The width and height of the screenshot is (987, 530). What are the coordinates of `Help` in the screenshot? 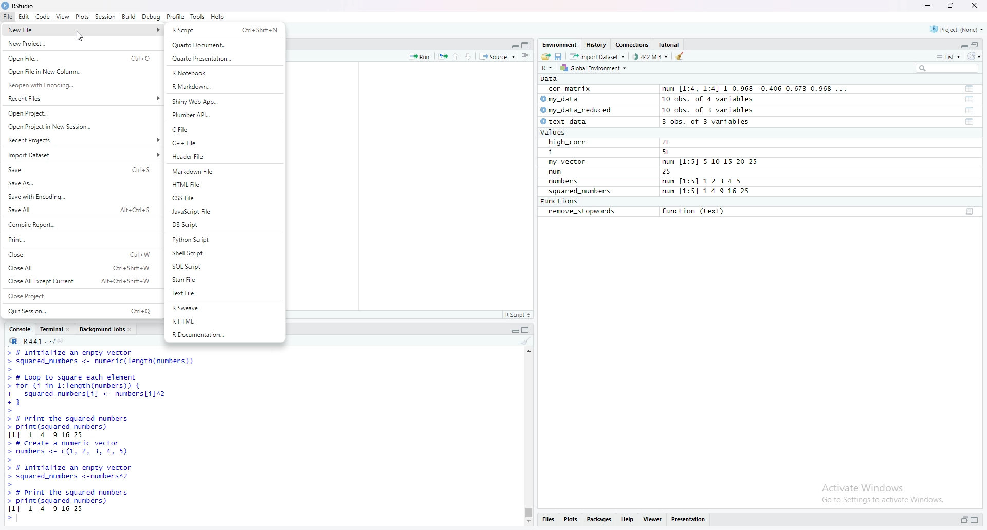 It's located at (629, 521).